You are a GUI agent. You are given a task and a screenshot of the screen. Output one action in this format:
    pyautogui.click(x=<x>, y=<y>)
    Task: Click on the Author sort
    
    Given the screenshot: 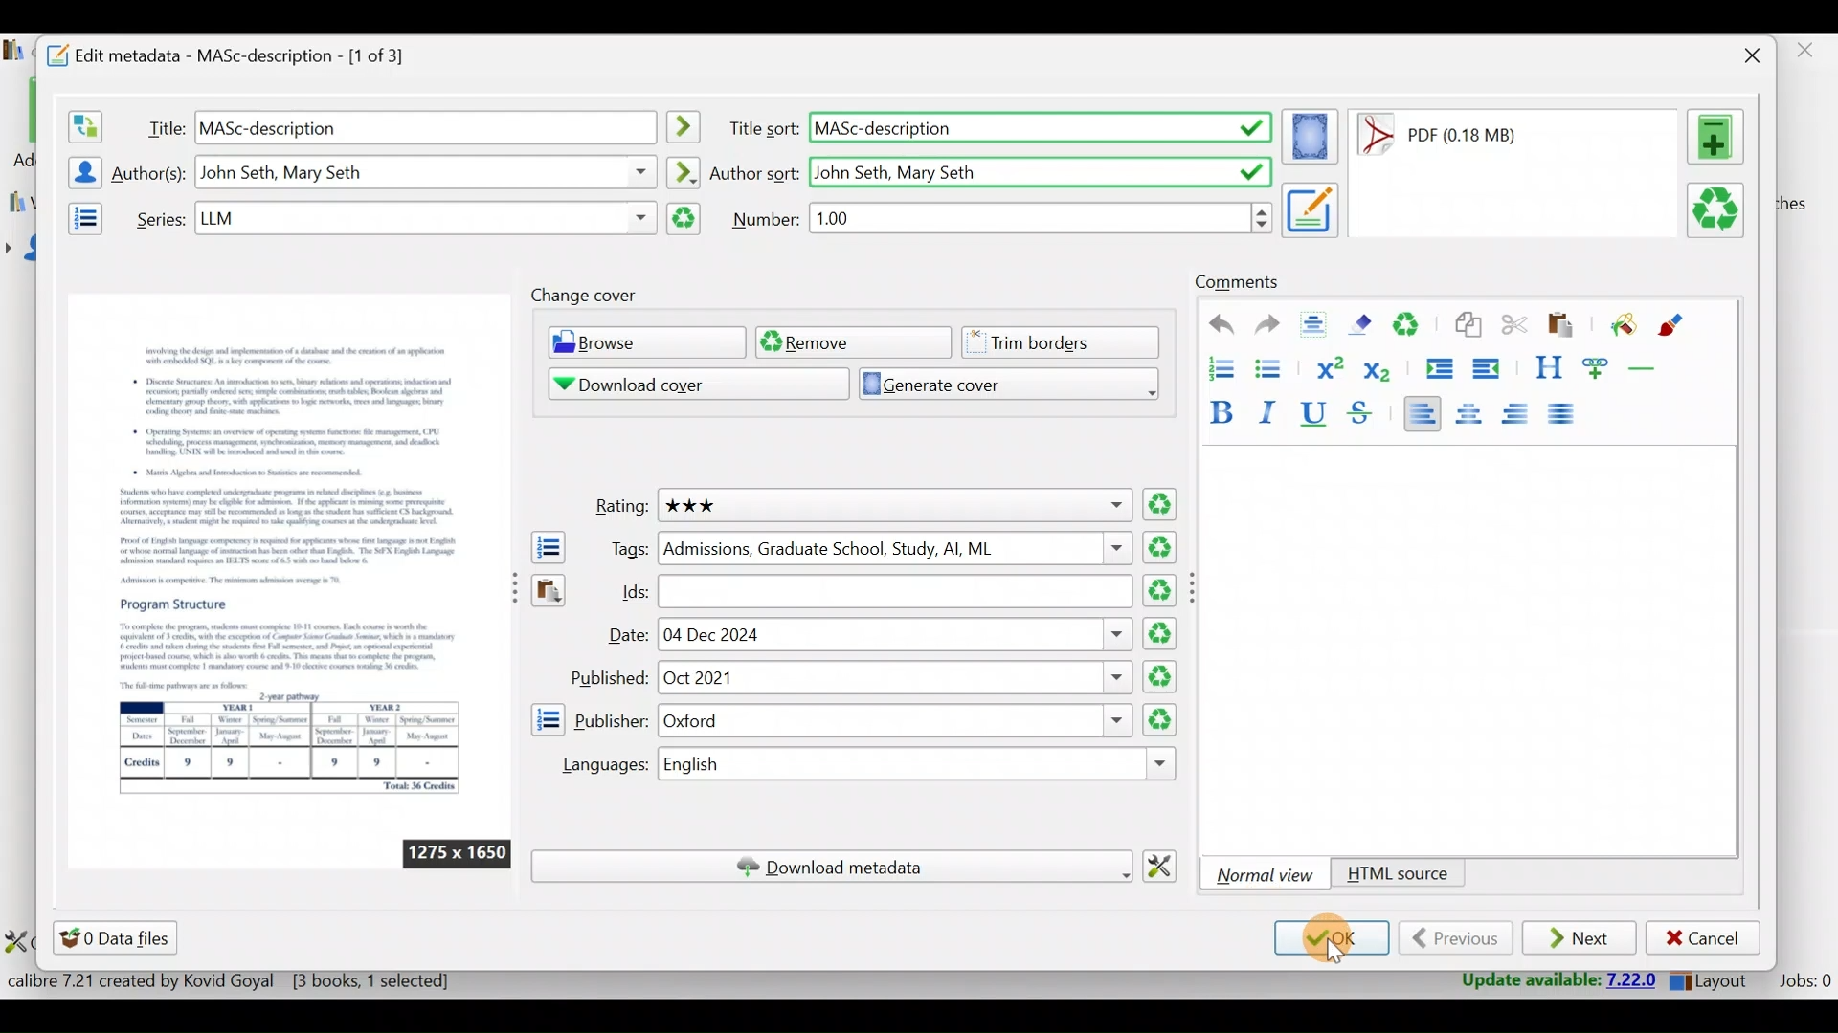 What is the action you would take?
    pyautogui.click(x=683, y=169)
    